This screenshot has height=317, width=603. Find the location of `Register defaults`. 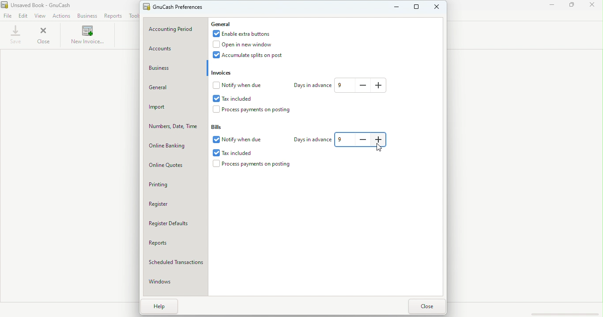

Register defaults is located at coordinates (176, 224).